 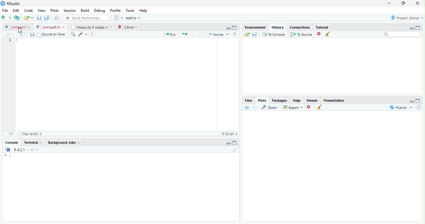 What do you see at coordinates (310, 107) in the screenshot?
I see `Remove selected` at bounding box center [310, 107].